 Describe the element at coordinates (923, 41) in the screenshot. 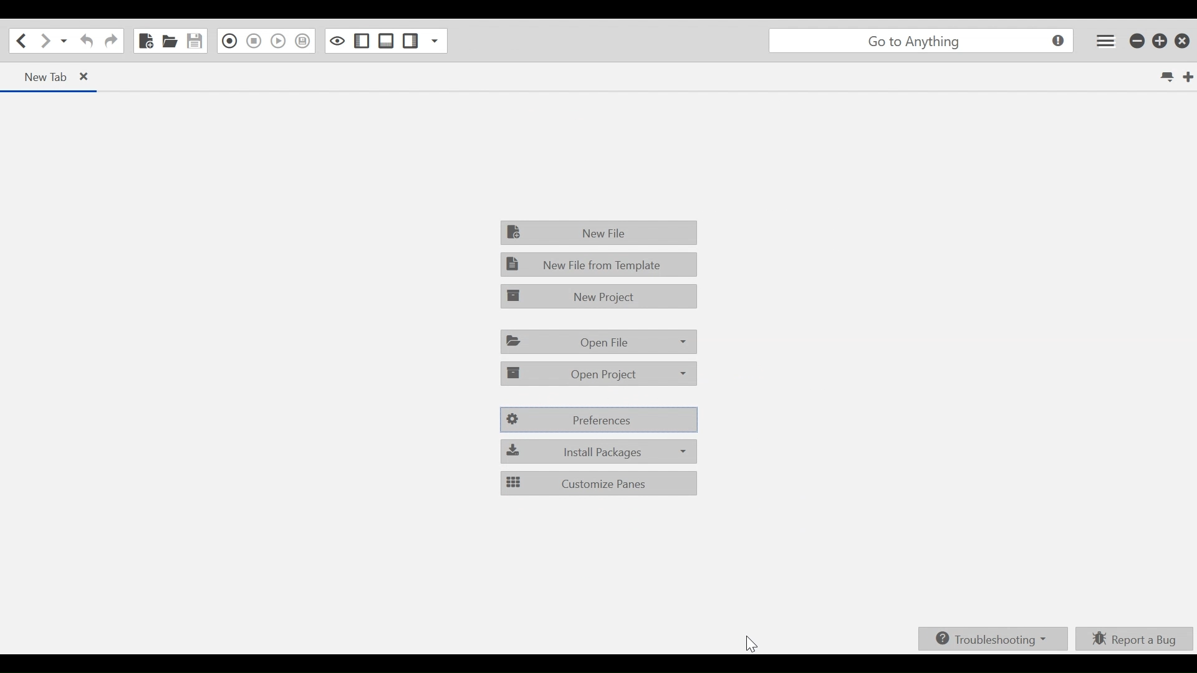

I see `Application menu` at that location.